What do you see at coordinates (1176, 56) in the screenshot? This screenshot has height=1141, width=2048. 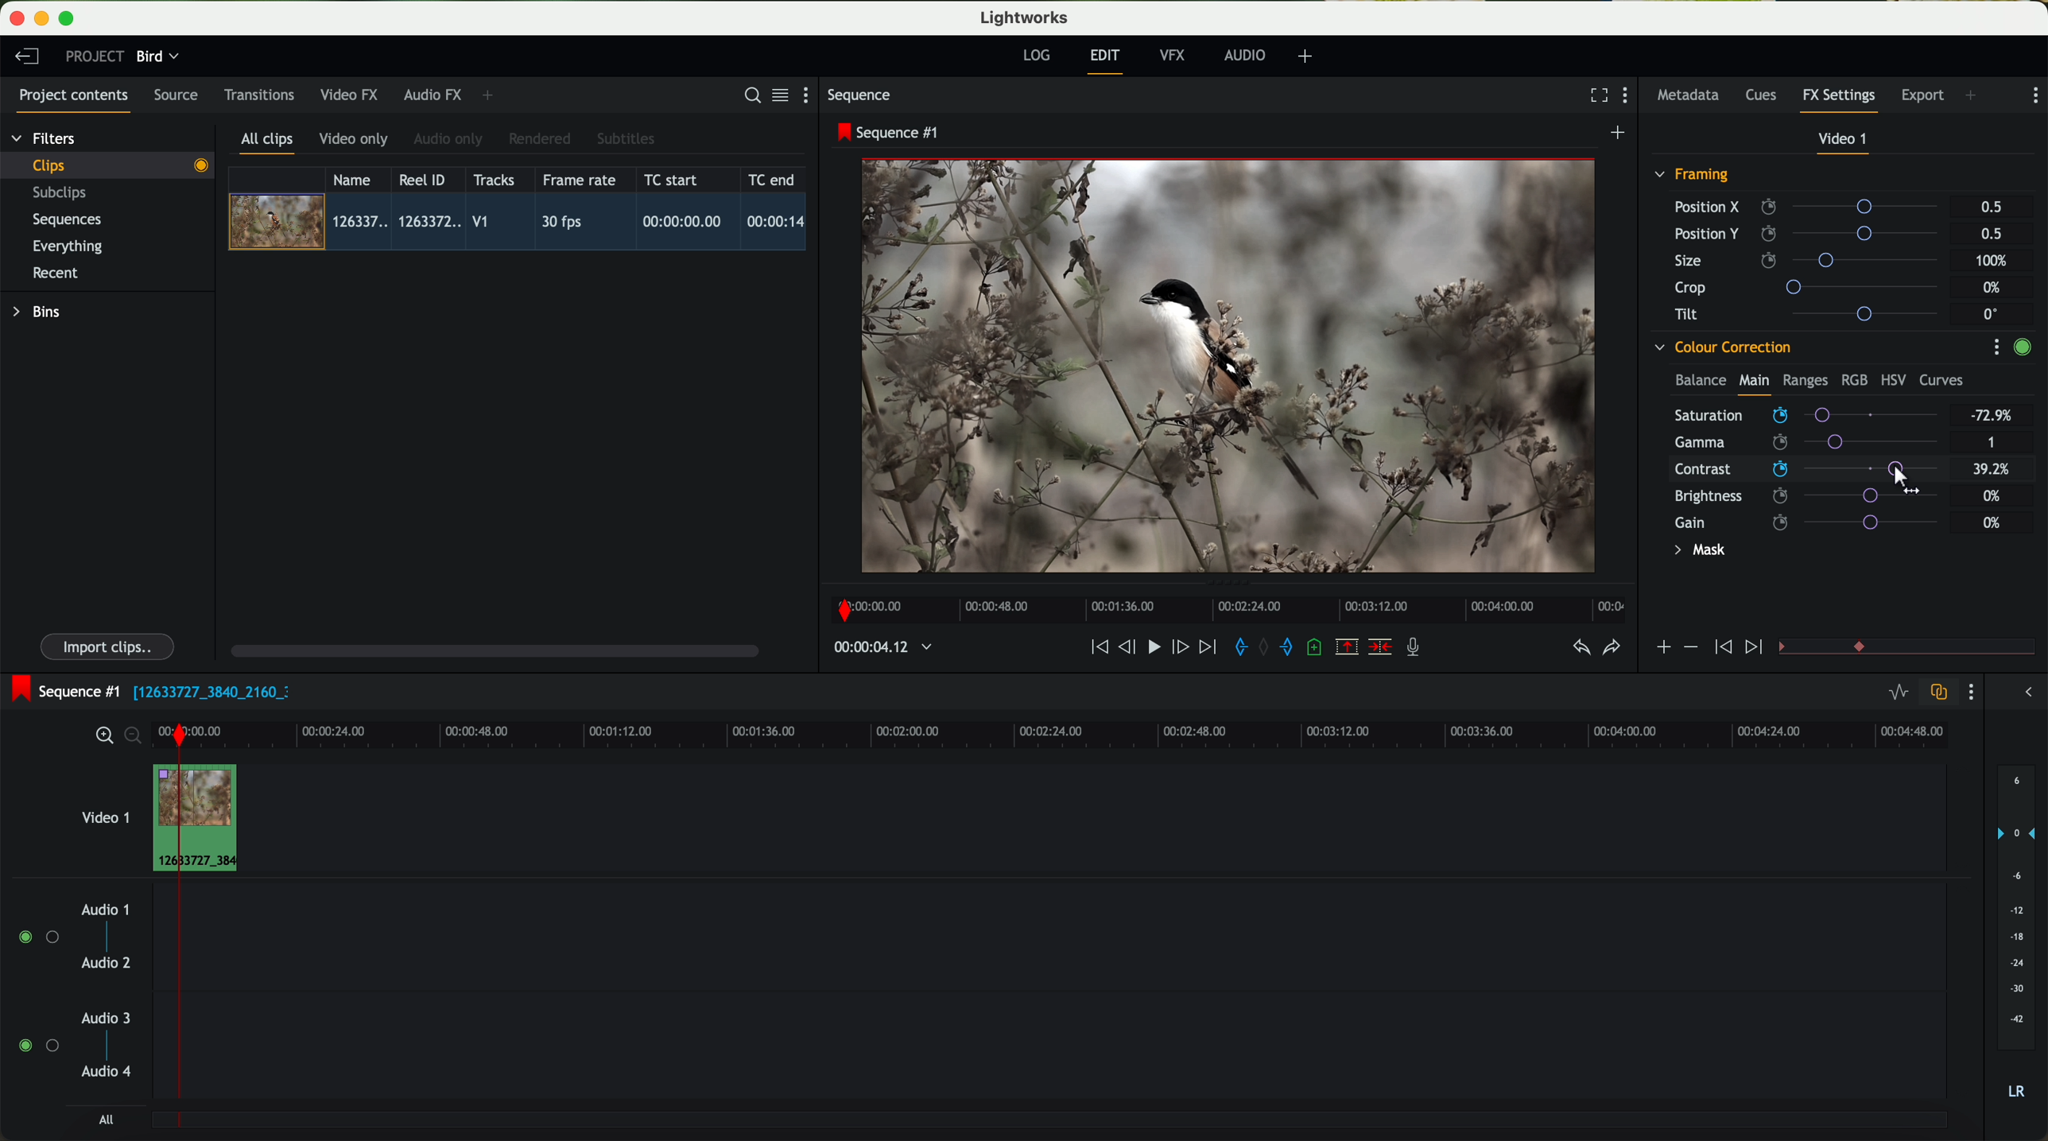 I see `VFX` at bounding box center [1176, 56].